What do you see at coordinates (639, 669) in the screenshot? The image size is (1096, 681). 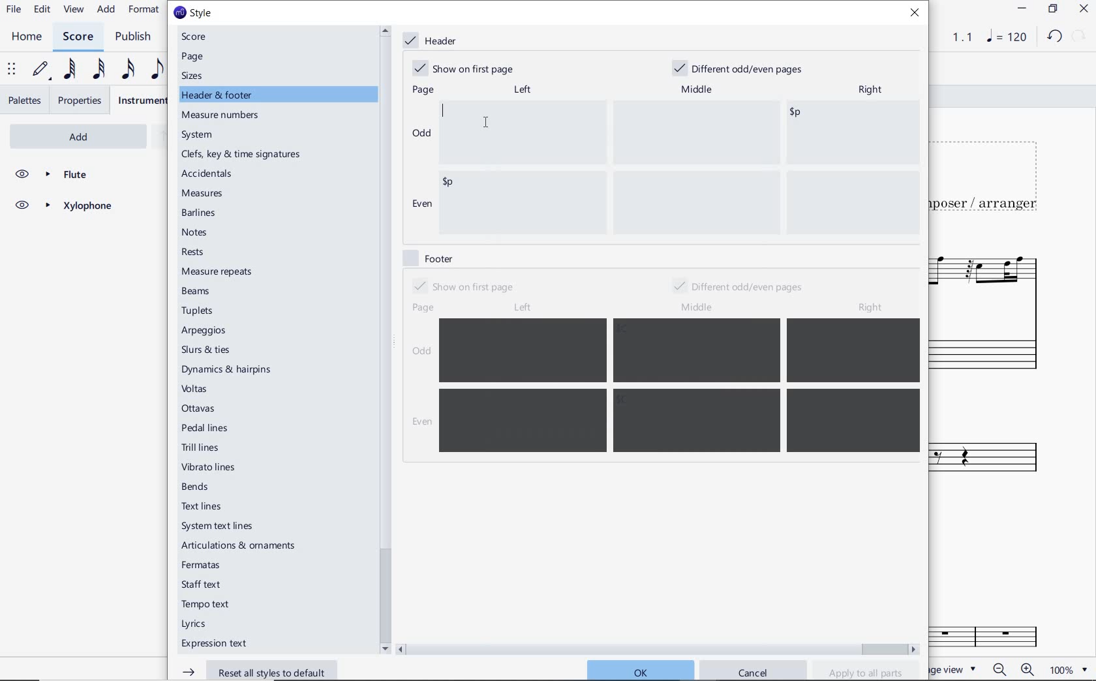 I see `ok` at bounding box center [639, 669].